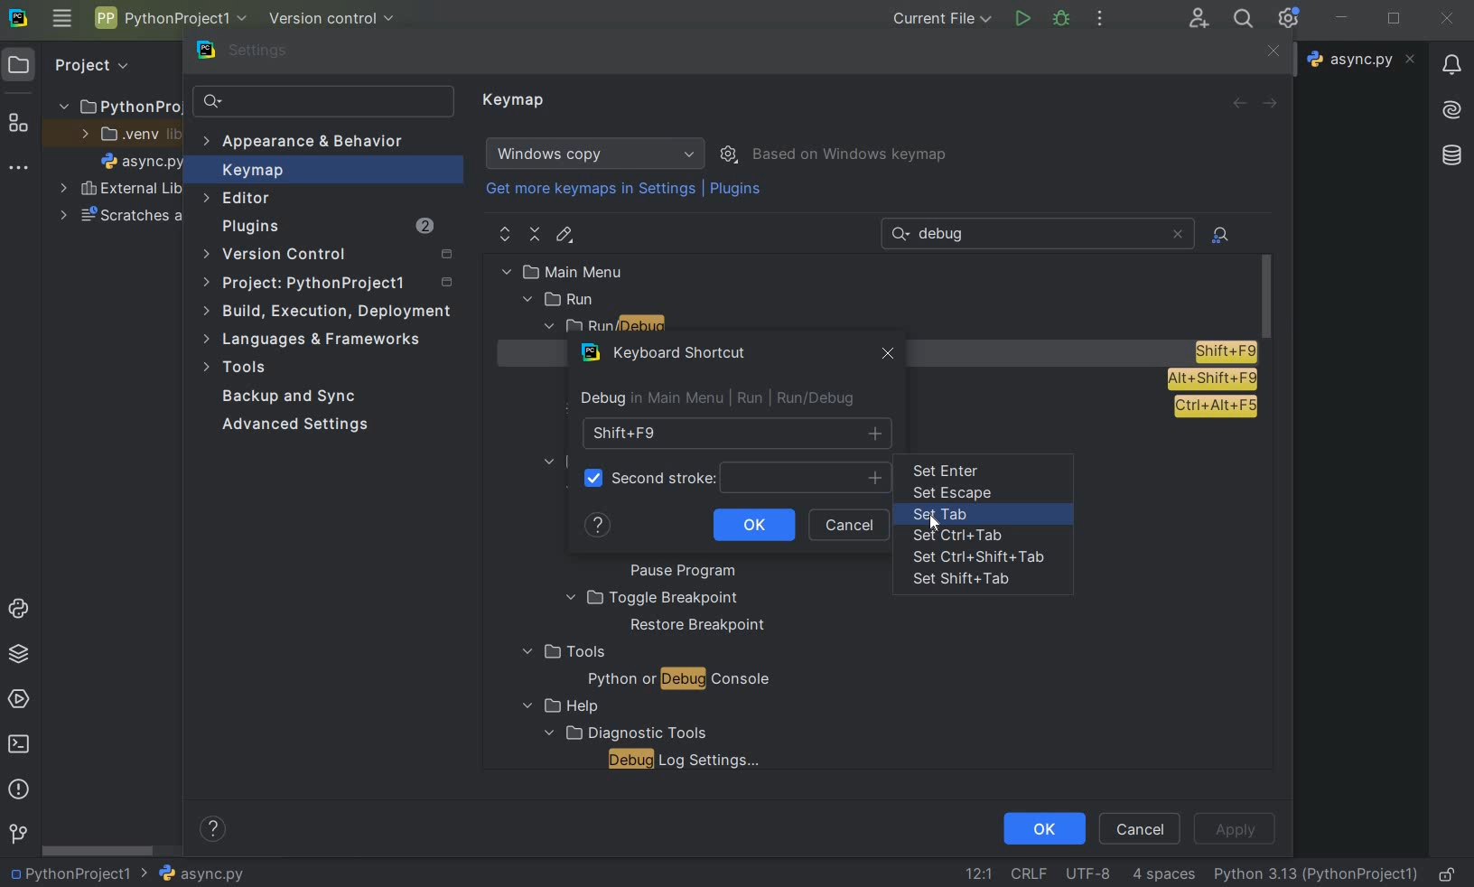 Image resolution: width=1474 pixels, height=887 pixels. Describe the element at coordinates (516, 101) in the screenshot. I see `keymap` at that location.